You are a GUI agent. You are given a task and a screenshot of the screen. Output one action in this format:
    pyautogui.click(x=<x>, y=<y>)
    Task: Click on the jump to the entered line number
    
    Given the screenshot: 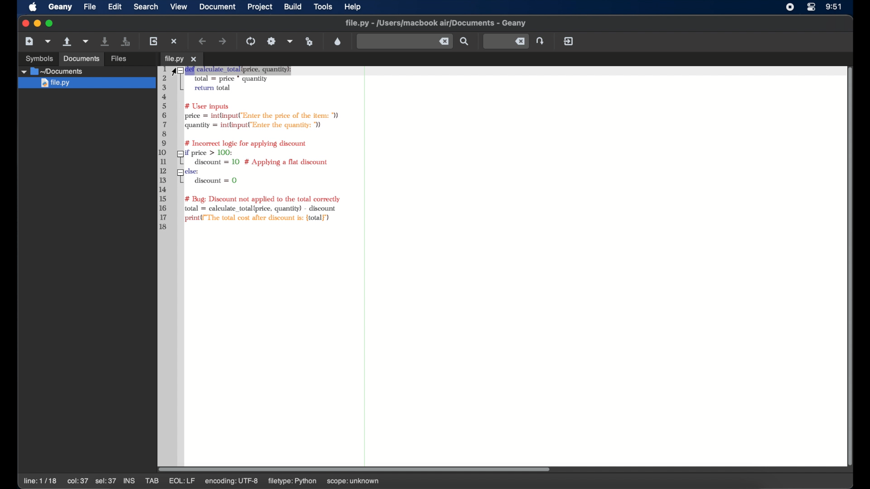 What is the action you would take?
    pyautogui.click(x=506, y=41)
    